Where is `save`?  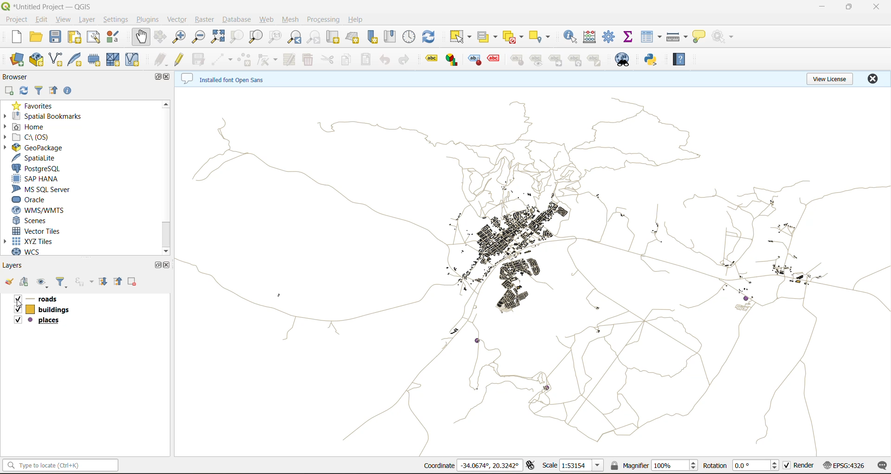
save is located at coordinates (56, 38).